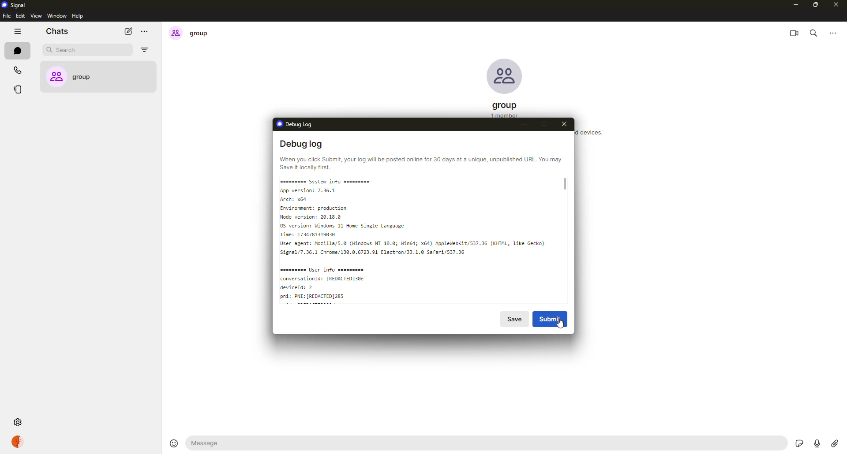  What do you see at coordinates (816, 6) in the screenshot?
I see `maximize` at bounding box center [816, 6].